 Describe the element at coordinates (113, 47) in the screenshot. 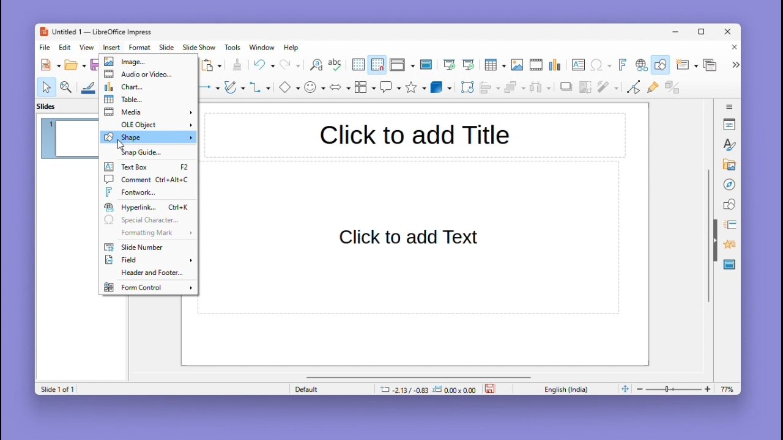

I see `Insert` at that location.